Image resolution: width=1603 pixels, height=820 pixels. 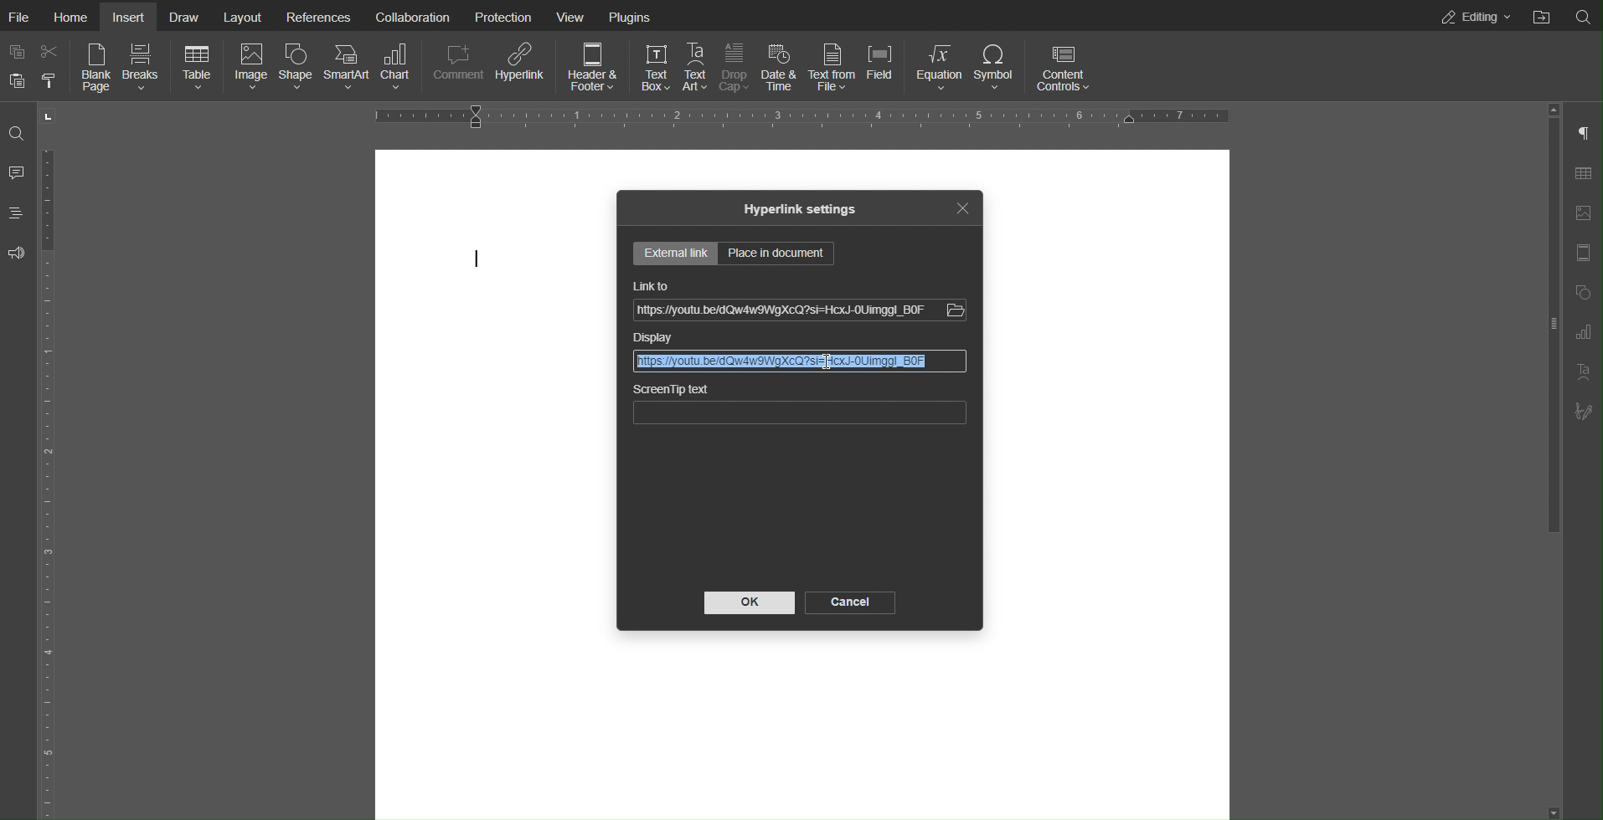 I want to click on Comment, so click(x=16, y=172).